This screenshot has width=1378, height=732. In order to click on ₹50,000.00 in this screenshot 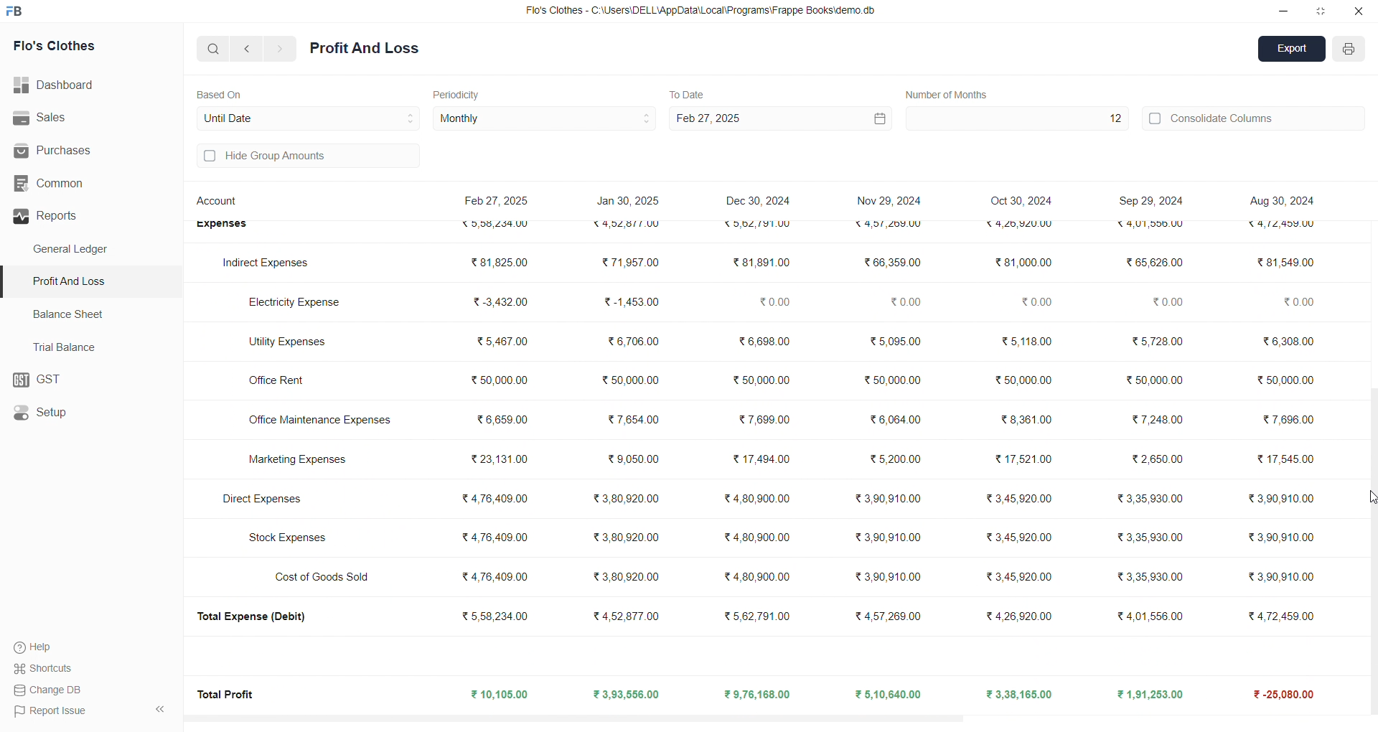, I will do `click(632, 377)`.